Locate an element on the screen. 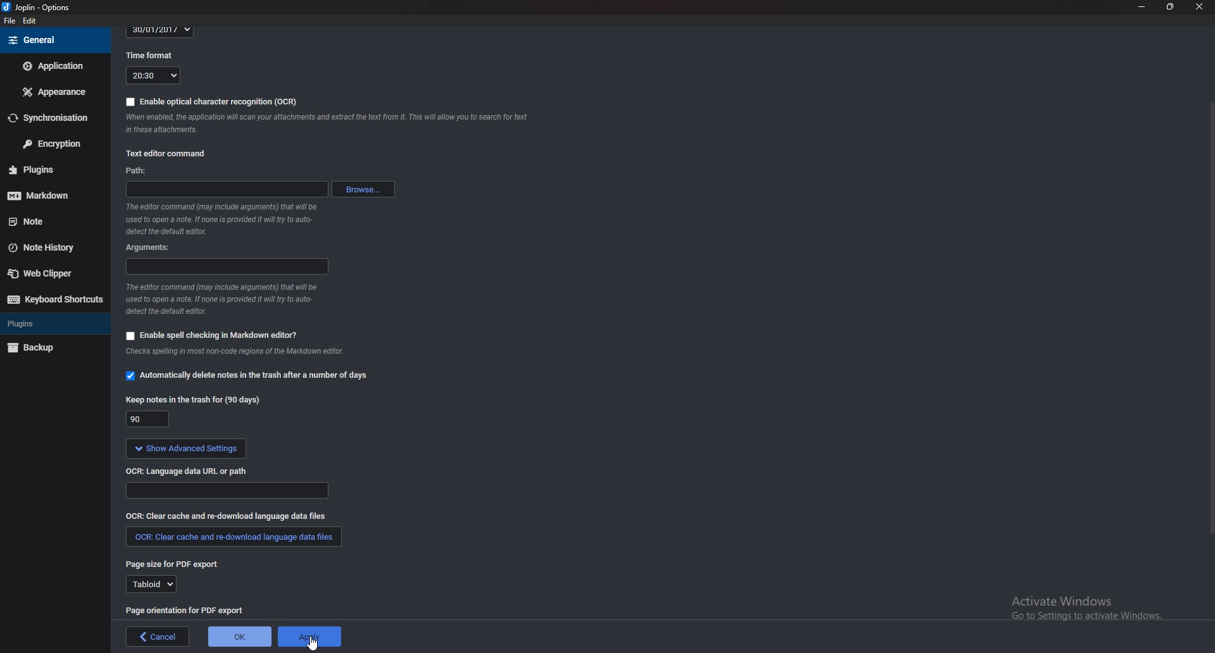 This screenshot has height=653, width=1215. Web clipper is located at coordinates (50, 273).